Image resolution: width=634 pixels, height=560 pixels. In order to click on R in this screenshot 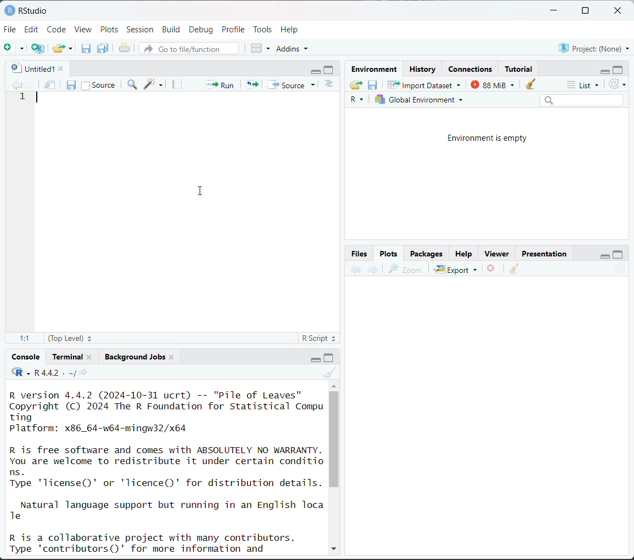, I will do `click(359, 100)`.